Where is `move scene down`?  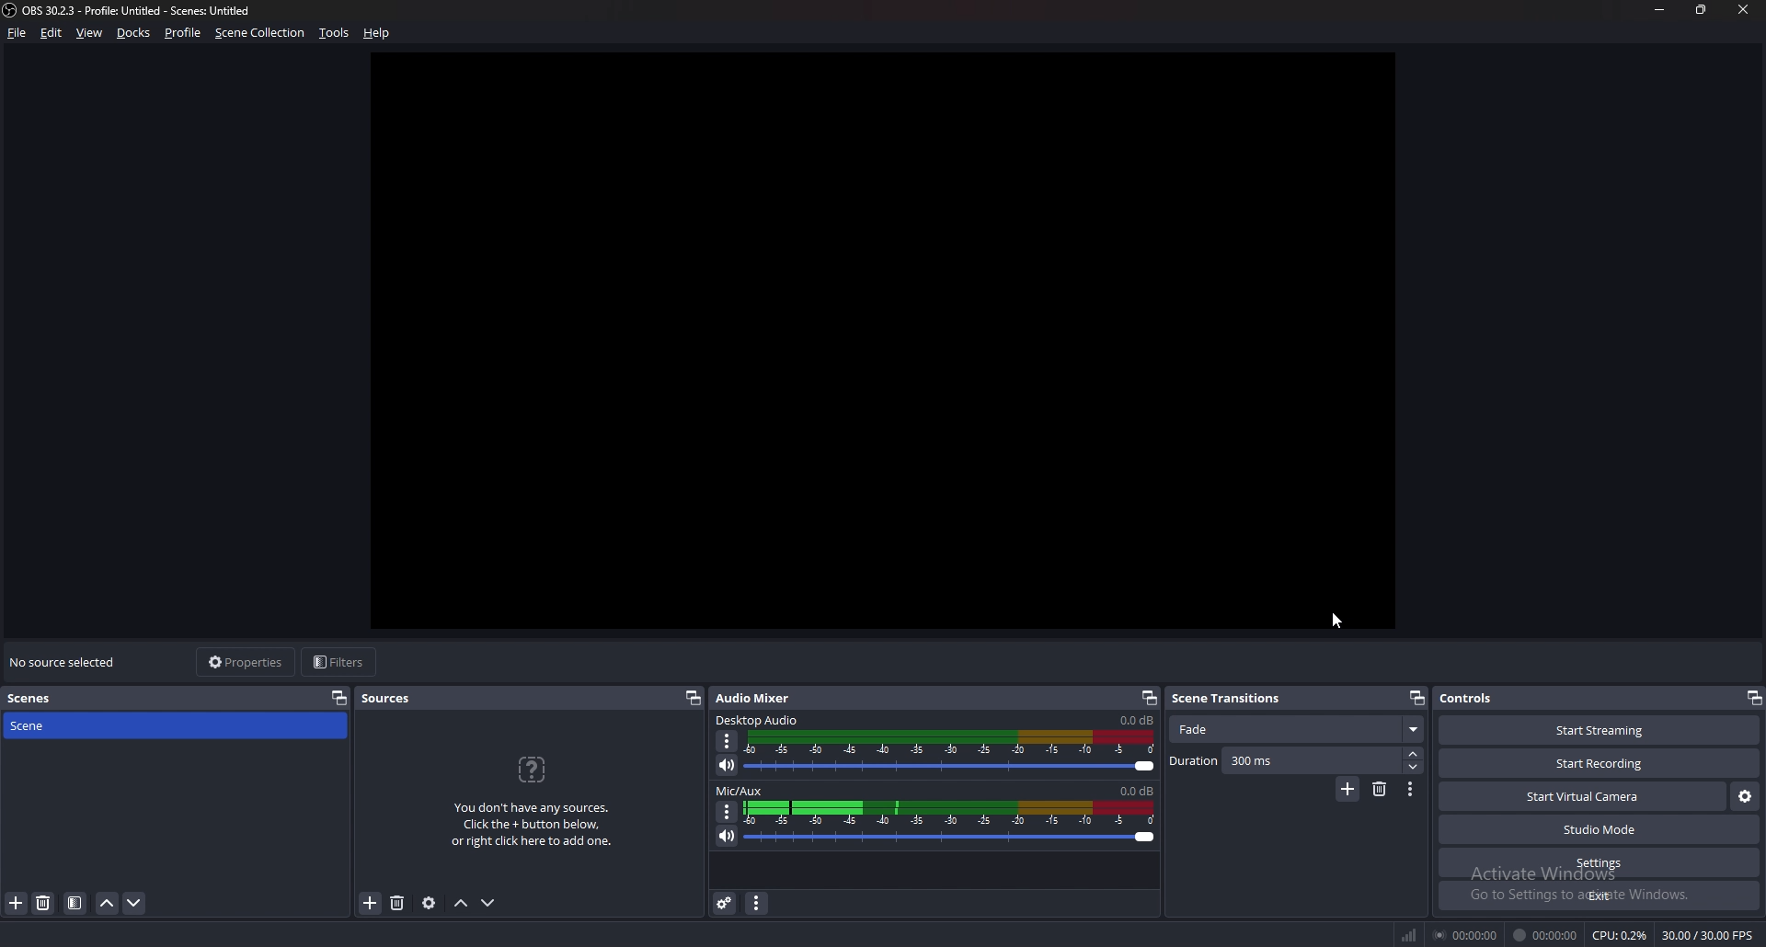
move scene down is located at coordinates (134, 904).